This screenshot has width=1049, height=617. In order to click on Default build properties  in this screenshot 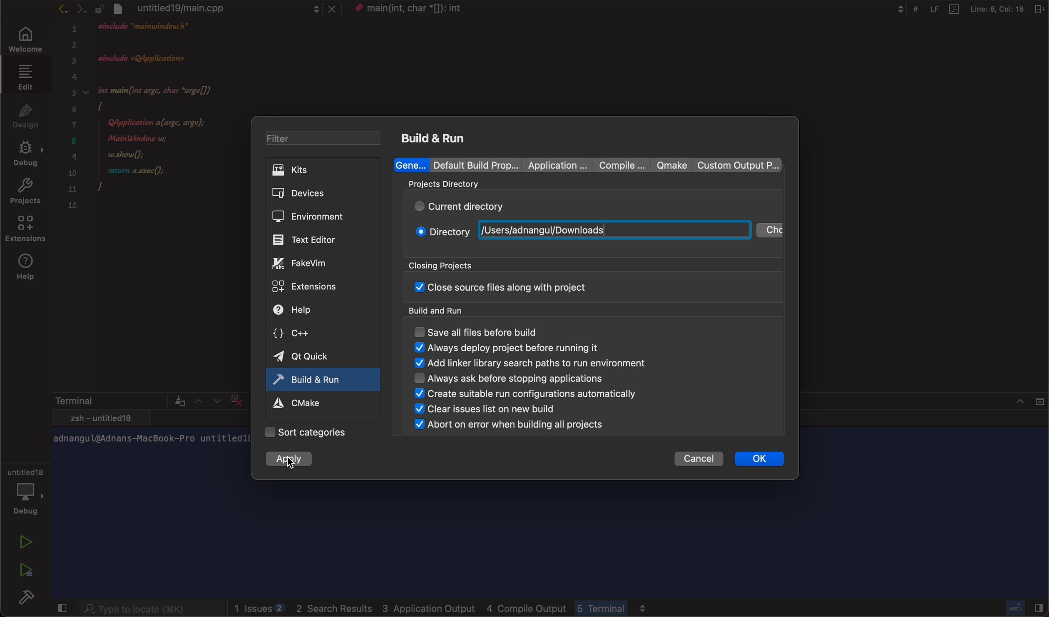, I will do `click(475, 164)`.